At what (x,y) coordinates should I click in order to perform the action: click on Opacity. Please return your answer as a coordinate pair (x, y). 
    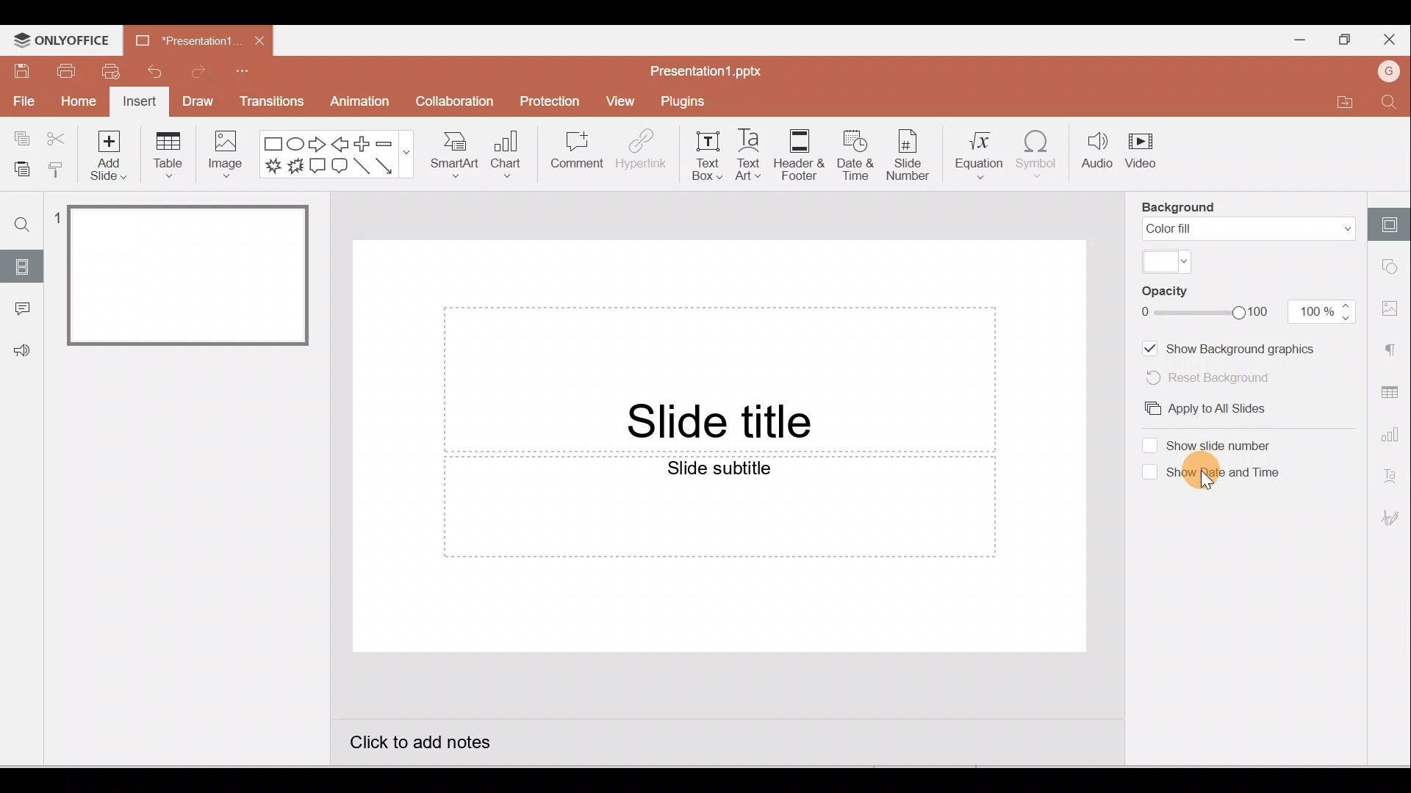
    Looking at the image, I should click on (1177, 292).